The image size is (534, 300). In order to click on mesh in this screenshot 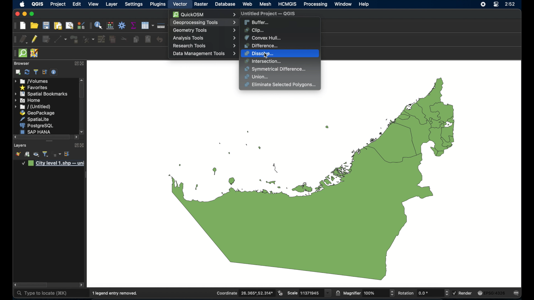, I will do `click(265, 4)`.